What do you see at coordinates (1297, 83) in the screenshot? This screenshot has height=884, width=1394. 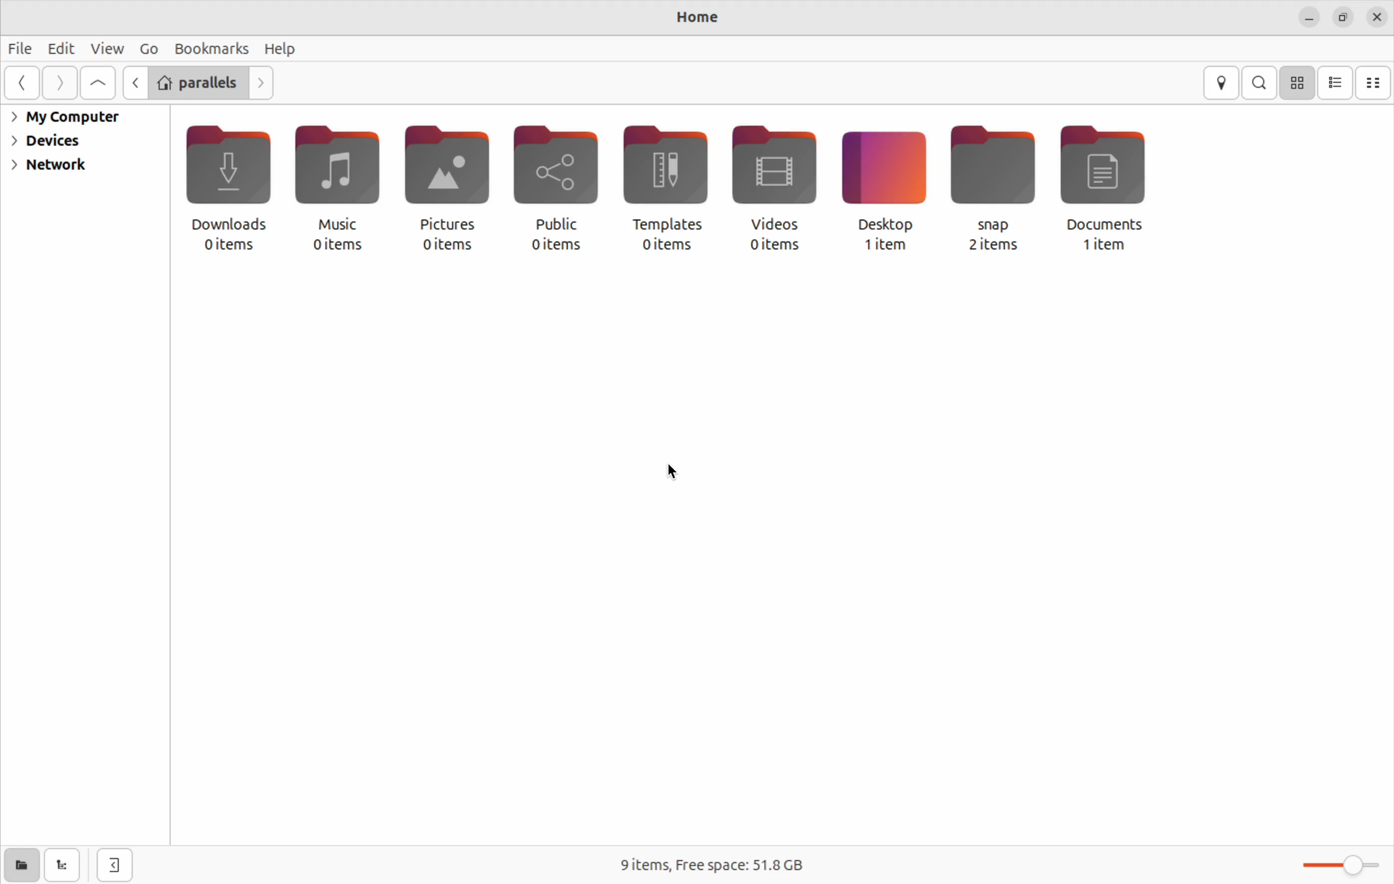 I see `icon view` at bounding box center [1297, 83].